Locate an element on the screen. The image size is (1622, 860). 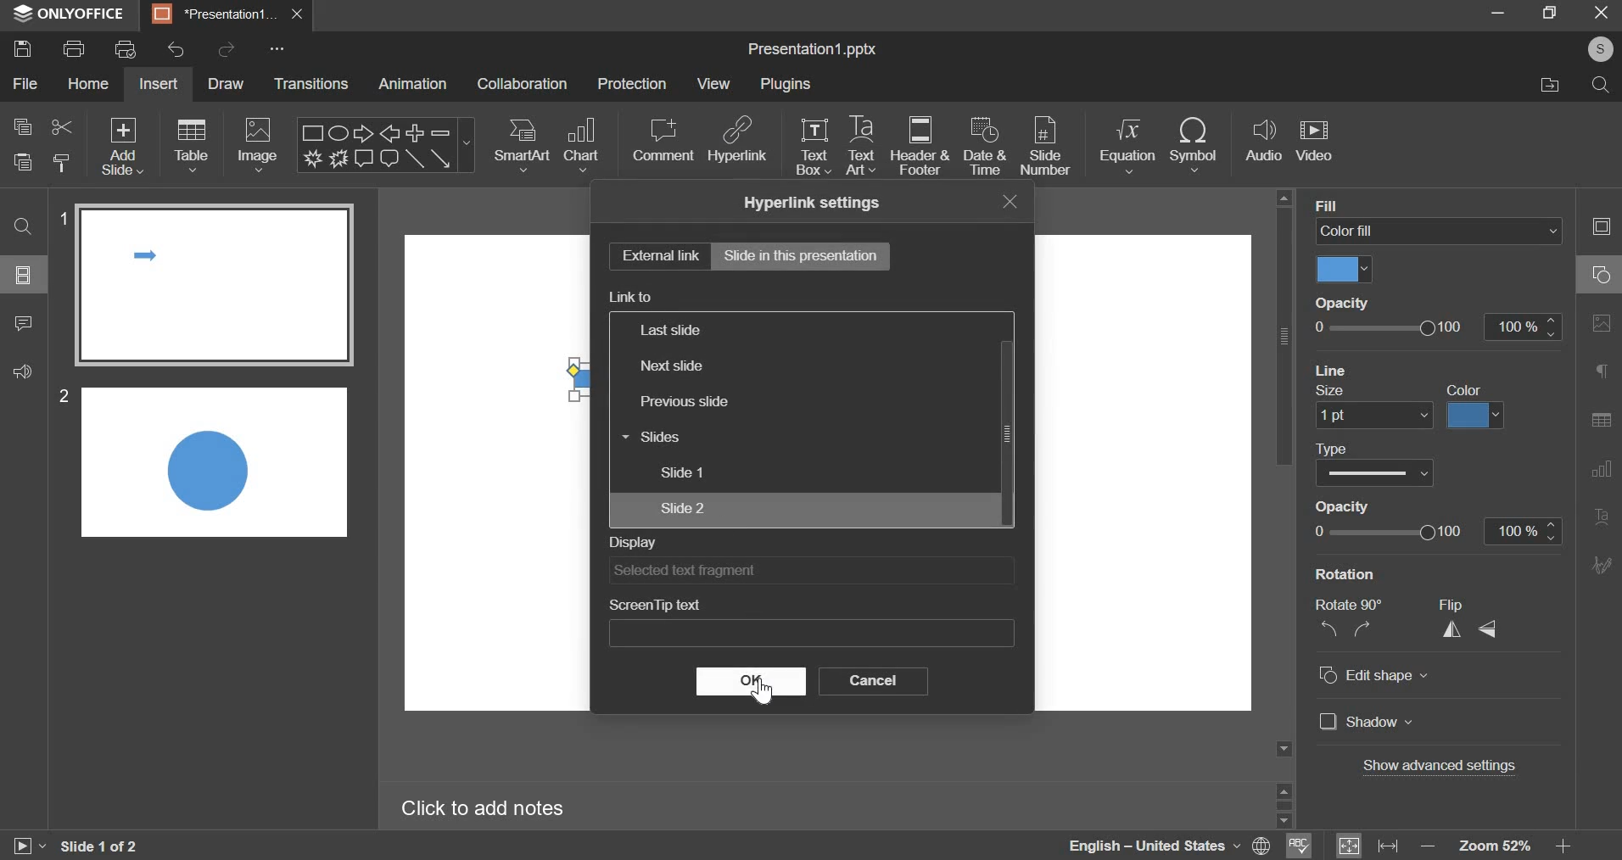
vertical scrollbar is located at coordinates (1284, 338).